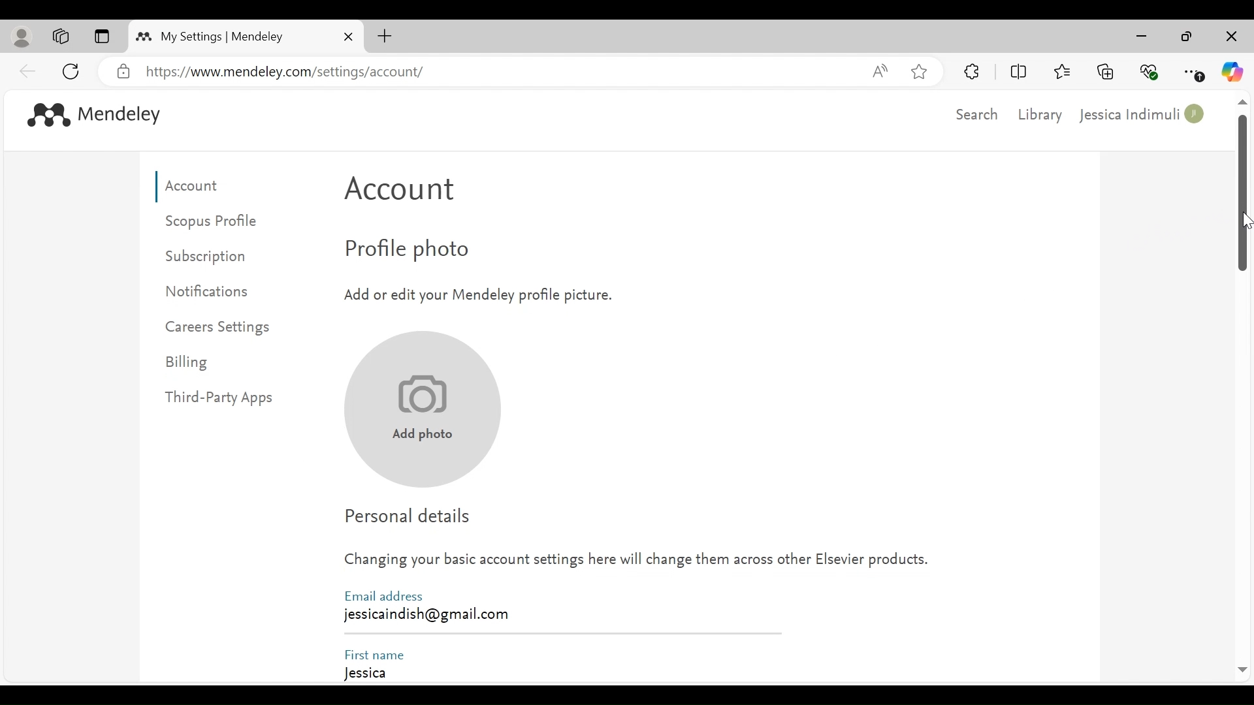 The width and height of the screenshot is (1254, 705). I want to click on Scopus Profile, so click(215, 221).